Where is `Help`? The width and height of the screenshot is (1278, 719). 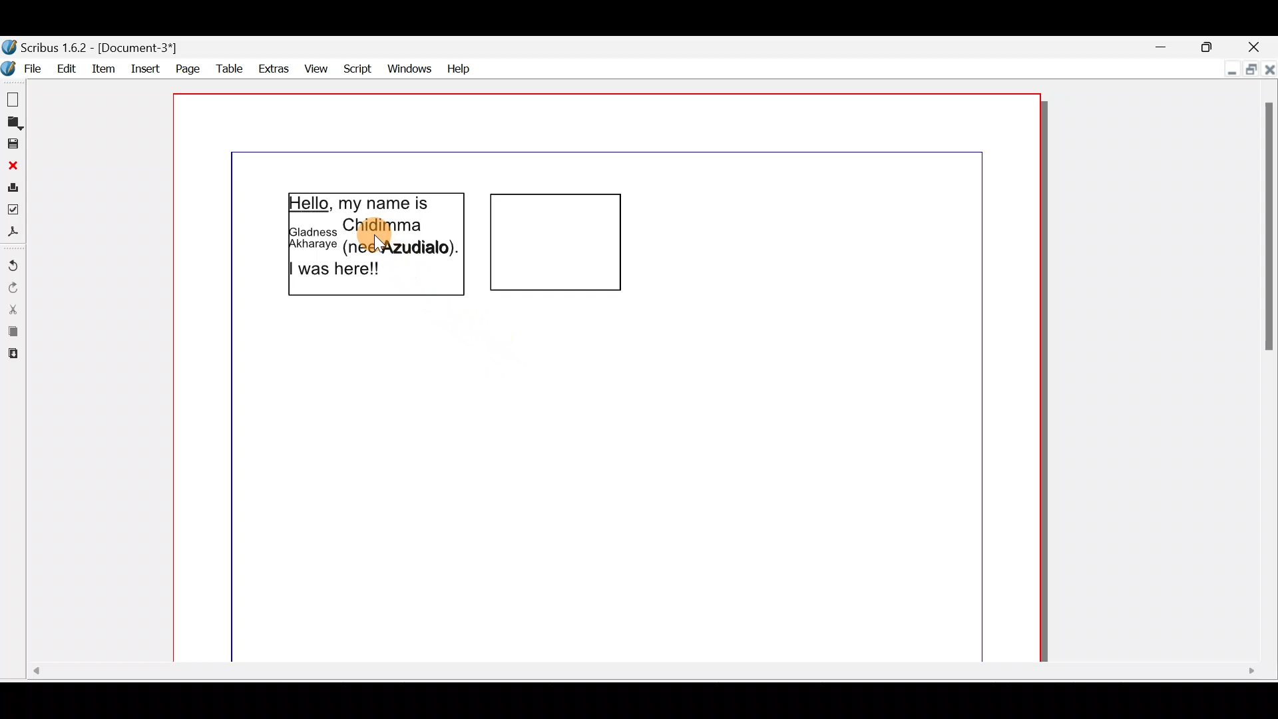 Help is located at coordinates (460, 67).